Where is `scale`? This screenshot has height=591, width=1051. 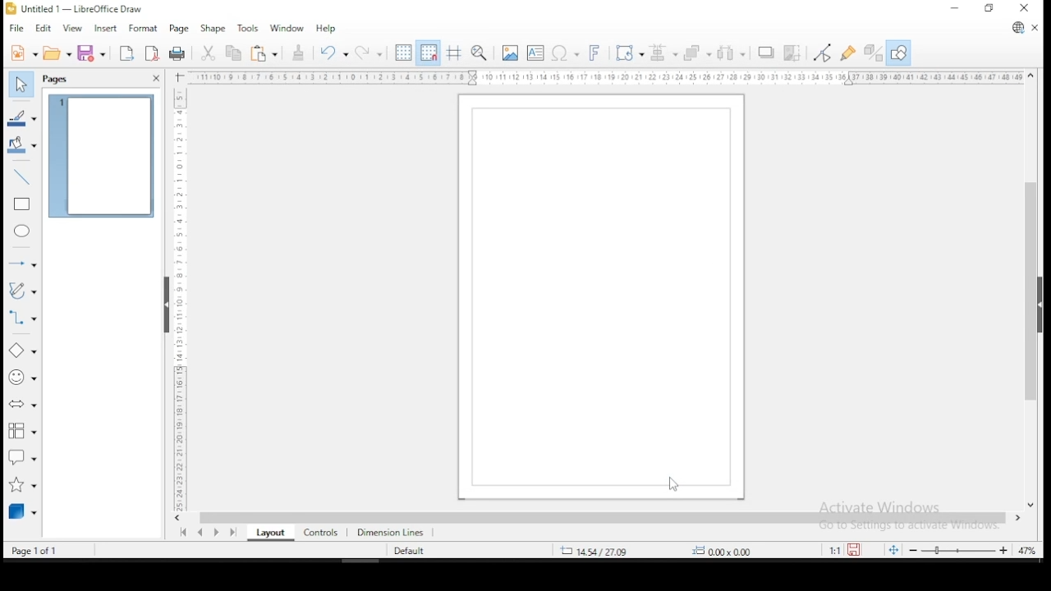 scale is located at coordinates (180, 299).